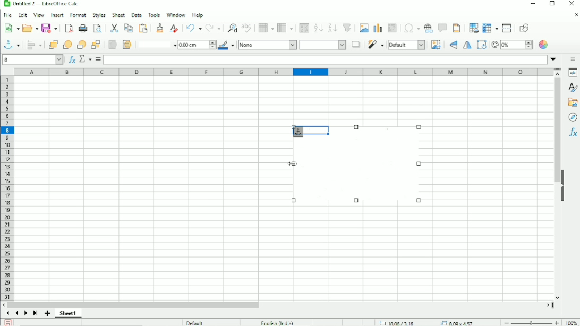 The height and width of the screenshot is (326, 580). I want to click on Scroll to first sheet, so click(7, 313).